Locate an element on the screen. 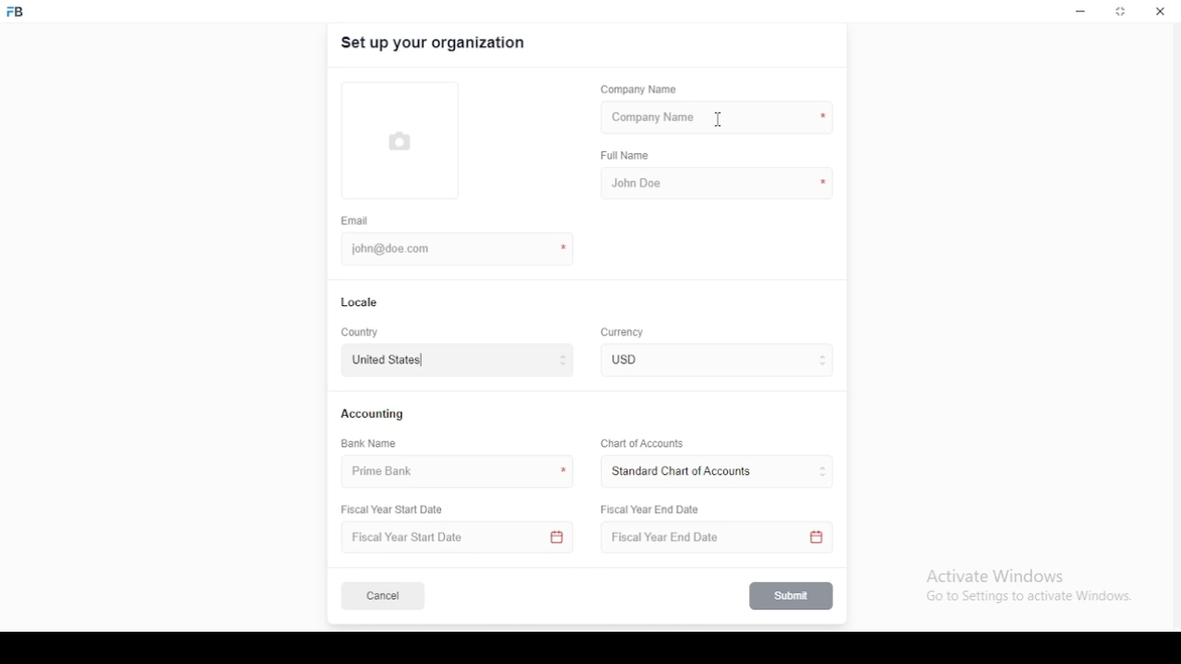 This screenshot has height=664, width=1181. bank name is located at coordinates (370, 444).